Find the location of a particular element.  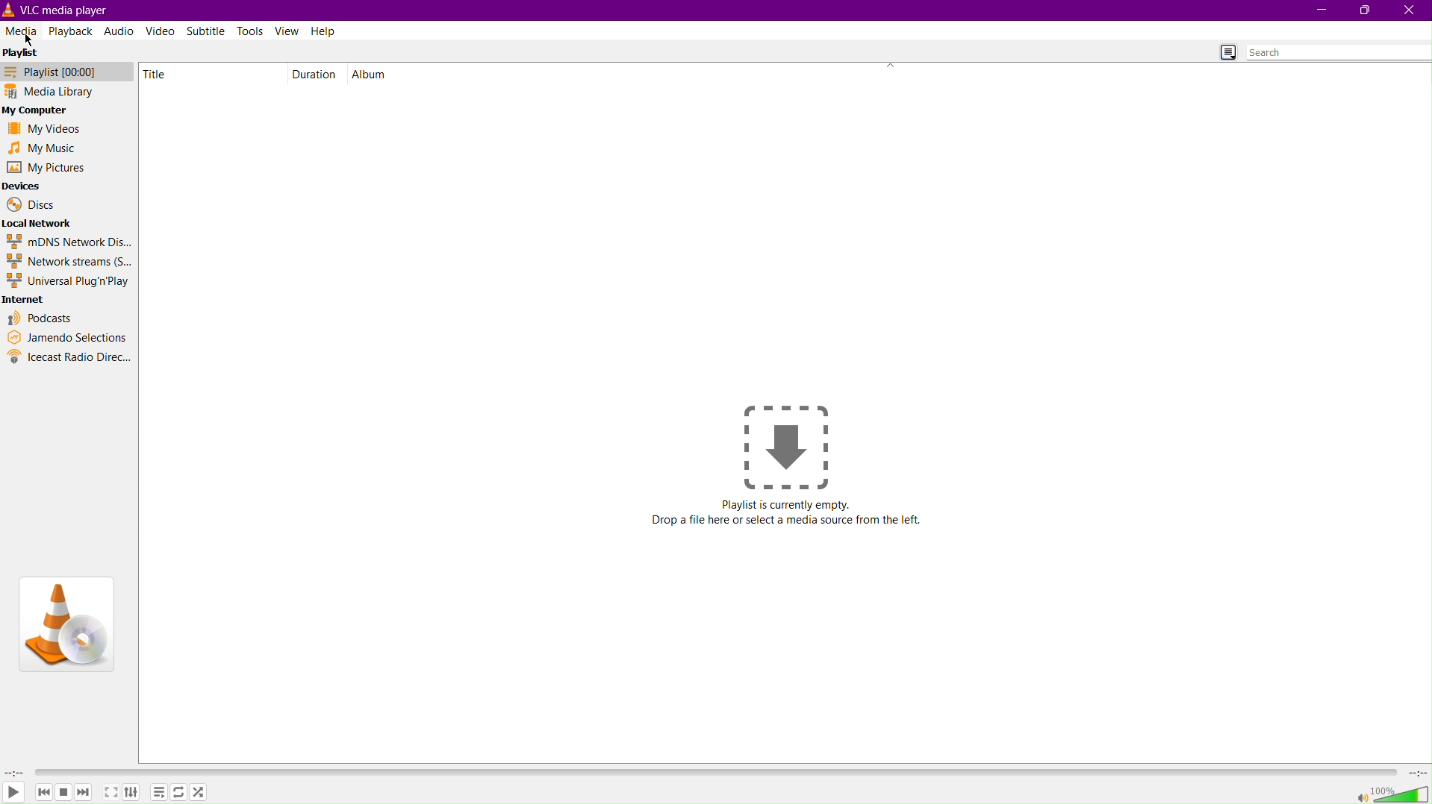

mDNS Network Distribution is located at coordinates (67, 242).